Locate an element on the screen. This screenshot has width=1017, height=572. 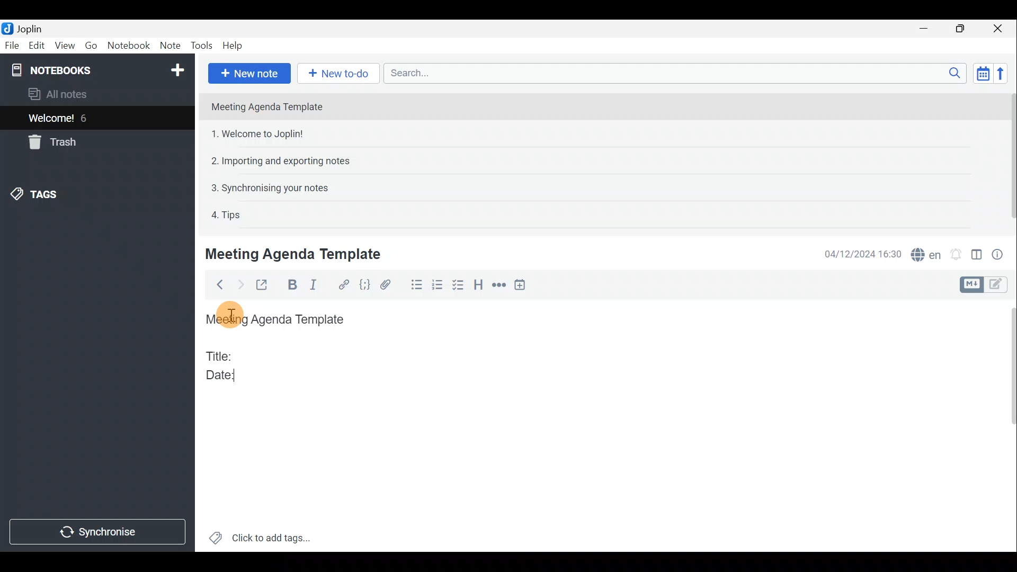
Notebooks is located at coordinates (99, 69).